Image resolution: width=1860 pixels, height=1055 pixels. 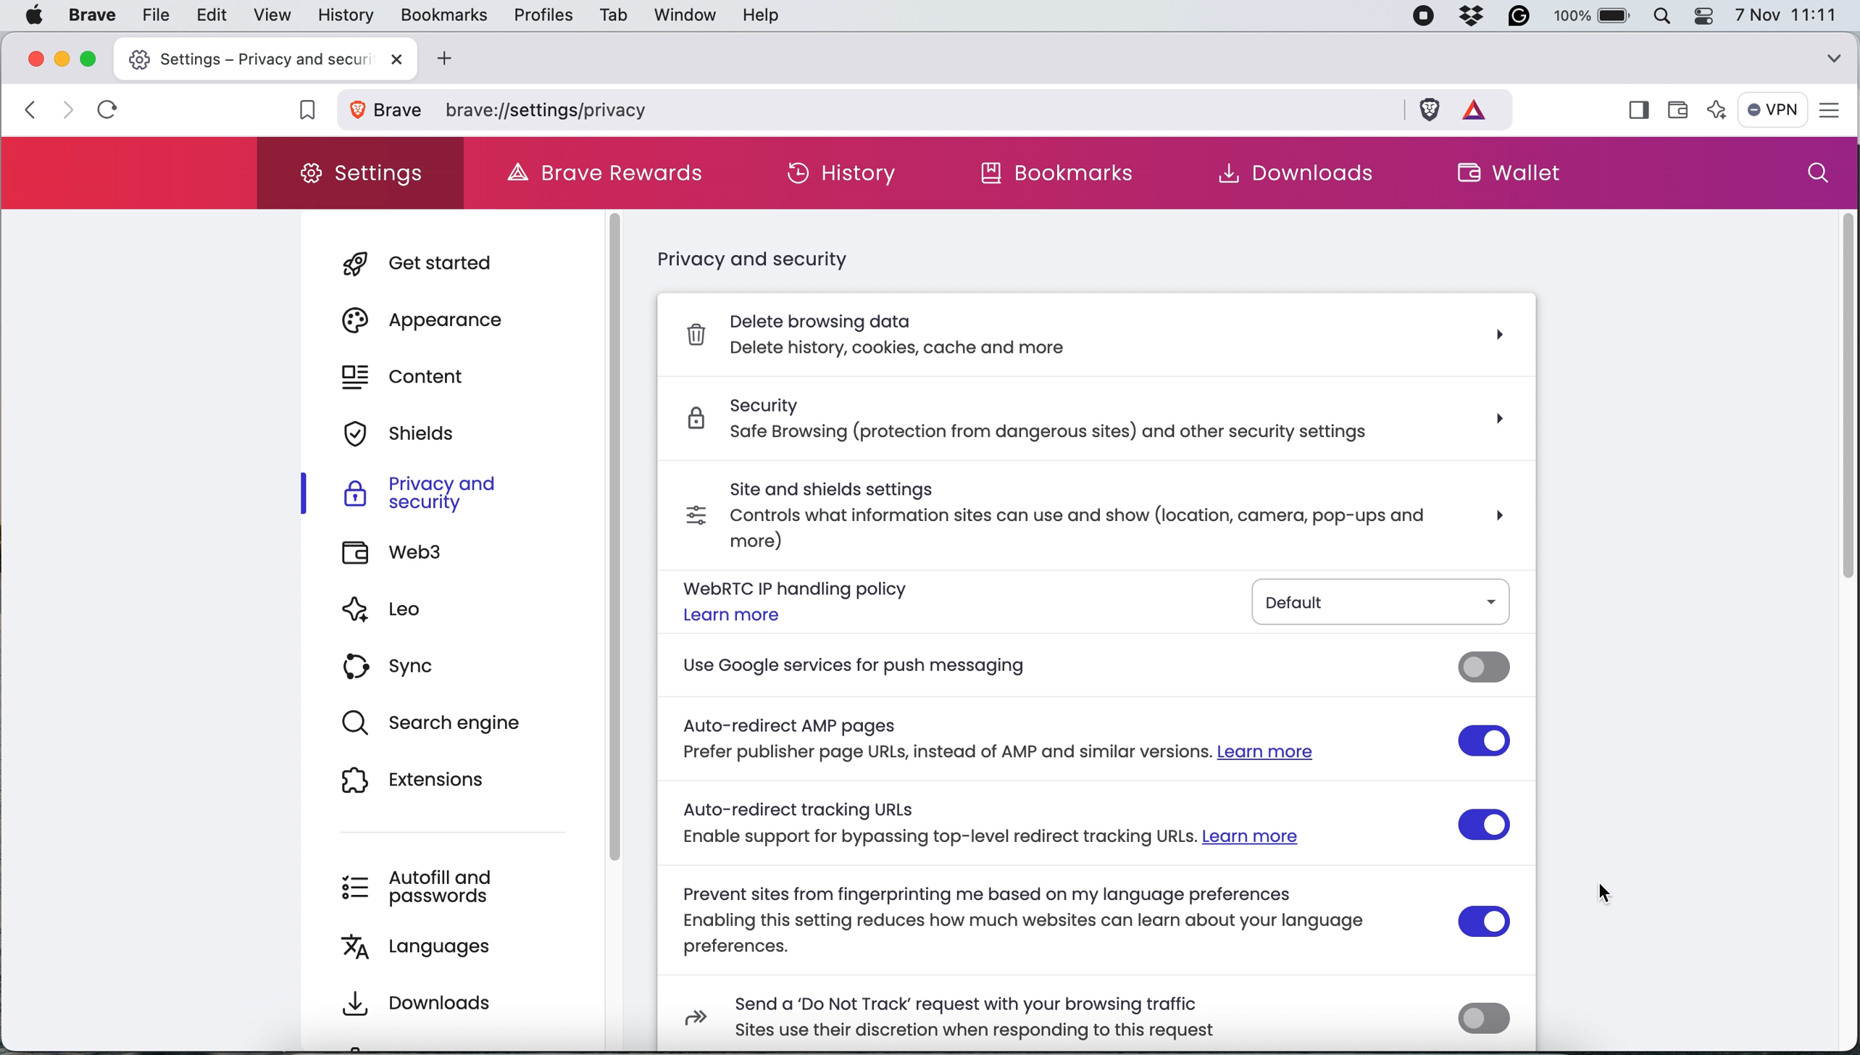 What do you see at coordinates (1055, 1017) in the screenshot?
I see `Send a ‘Do Not Track’ request with your browsing traffic
Sites use their discretion when responding to this request` at bounding box center [1055, 1017].